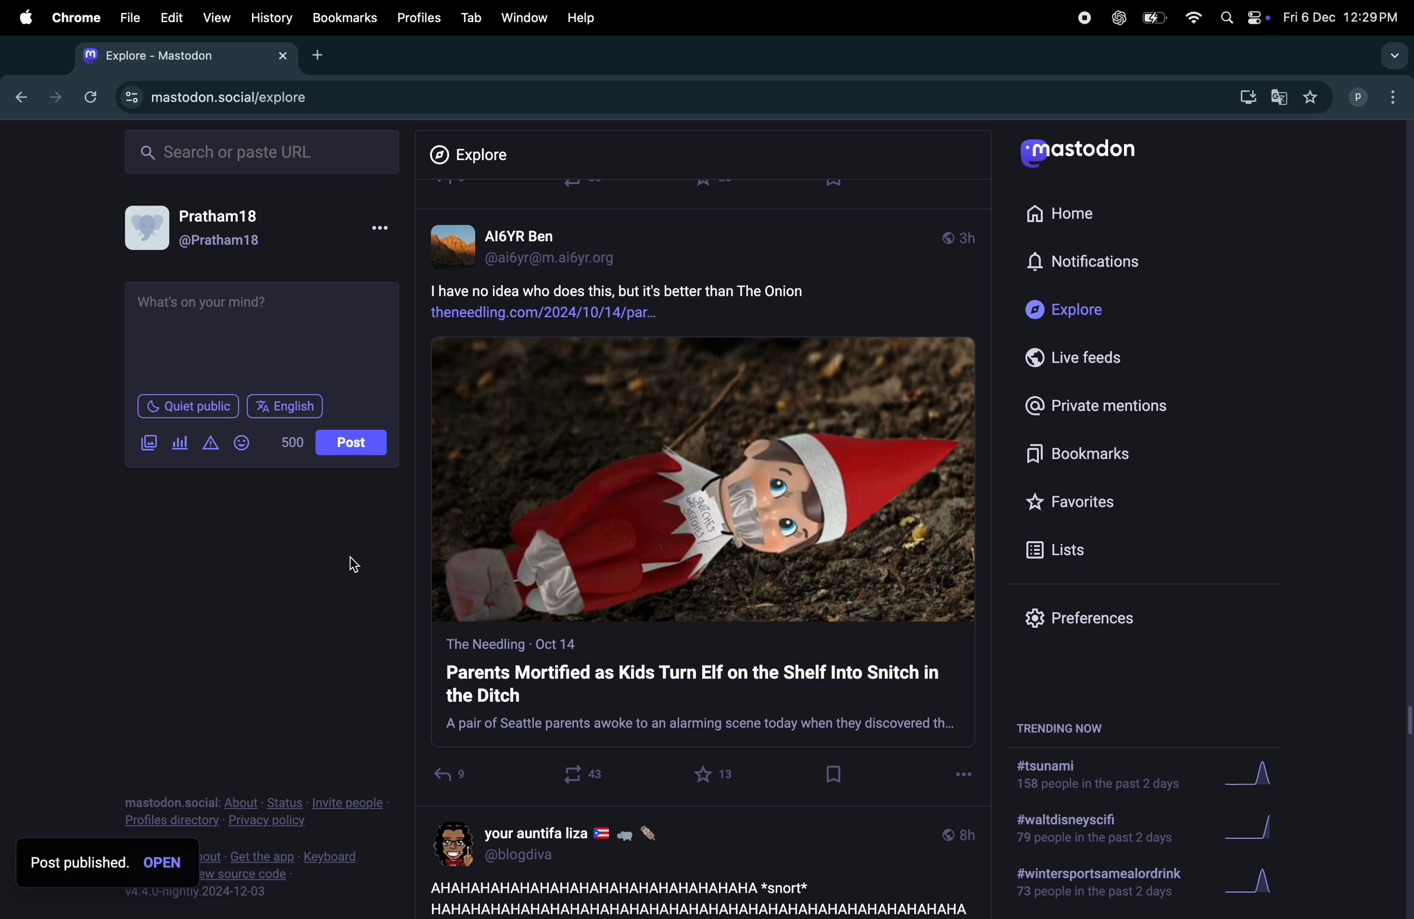  I want to click on chrome, so click(74, 18).